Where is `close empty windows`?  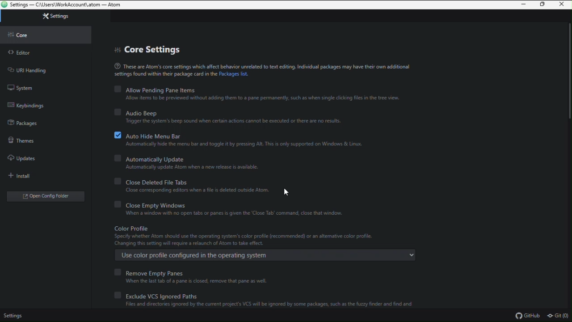 close empty windows is located at coordinates (235, 203).